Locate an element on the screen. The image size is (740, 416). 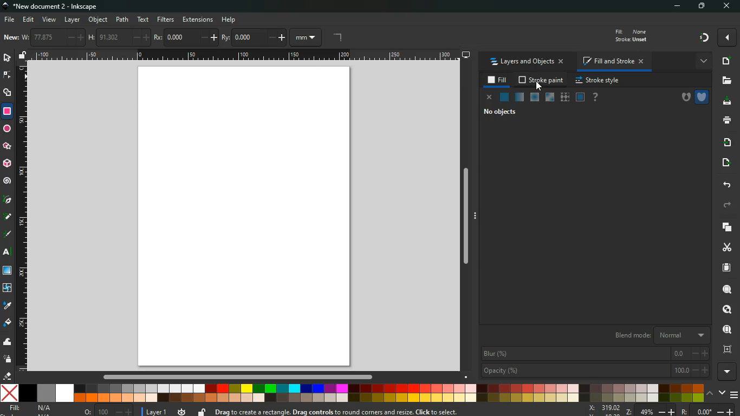
3d tool is located at coordinates (8, 164).